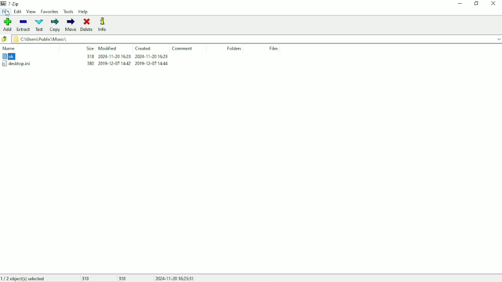 The height and width of the screenshot is (282, 502). What do you see at coordinates (86, 65) in the screenshot?
I see `desktop.ini` at bounding box center [86, 65].